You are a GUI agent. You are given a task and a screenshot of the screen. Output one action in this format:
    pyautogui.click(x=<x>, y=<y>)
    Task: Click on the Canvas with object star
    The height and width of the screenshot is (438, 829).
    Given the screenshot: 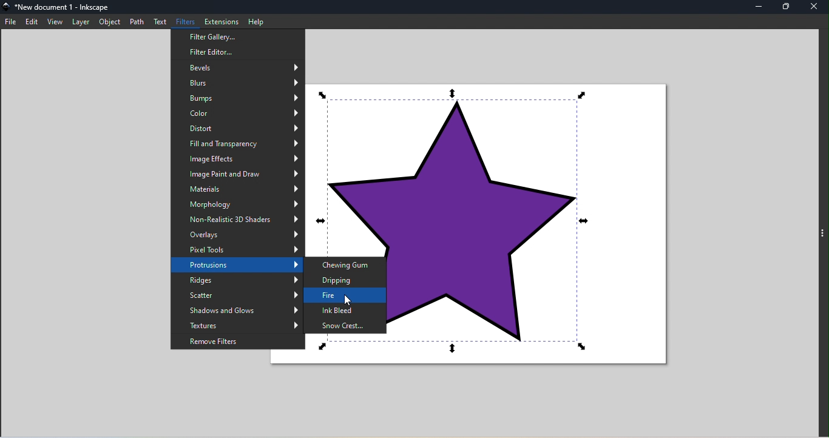 What is the action you would take?
    pyautogui.click(x=530, y=224)
    